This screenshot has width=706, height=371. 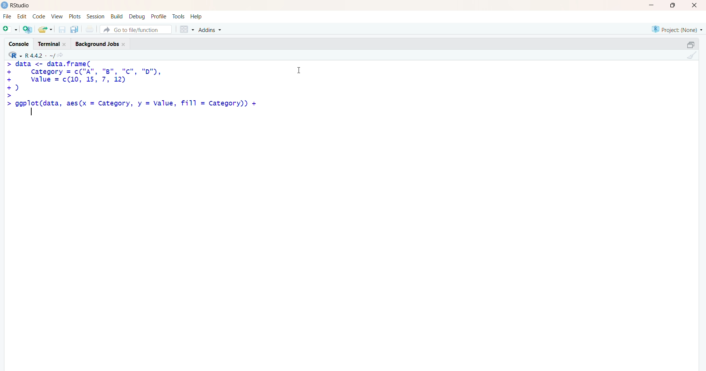 What do you see at coordinates (186, 29) in the screenshot?
I see `grid view` at bounding box center [186, 29].